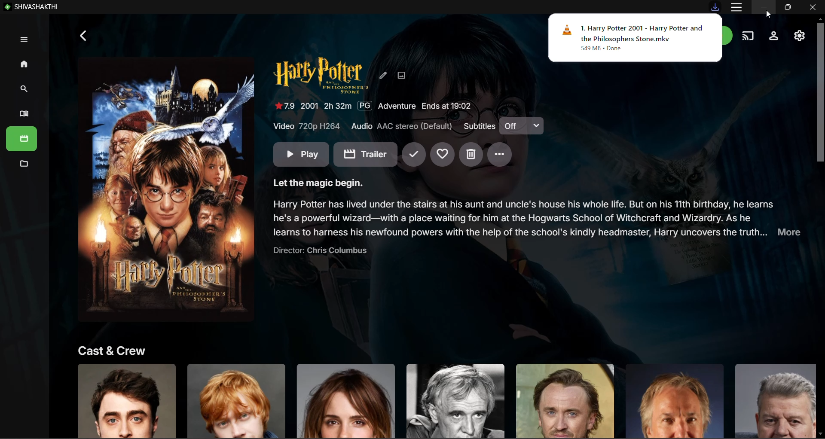 This screenshot has width=825, height=439. I want to click on Play on another device, so click(749, 35).